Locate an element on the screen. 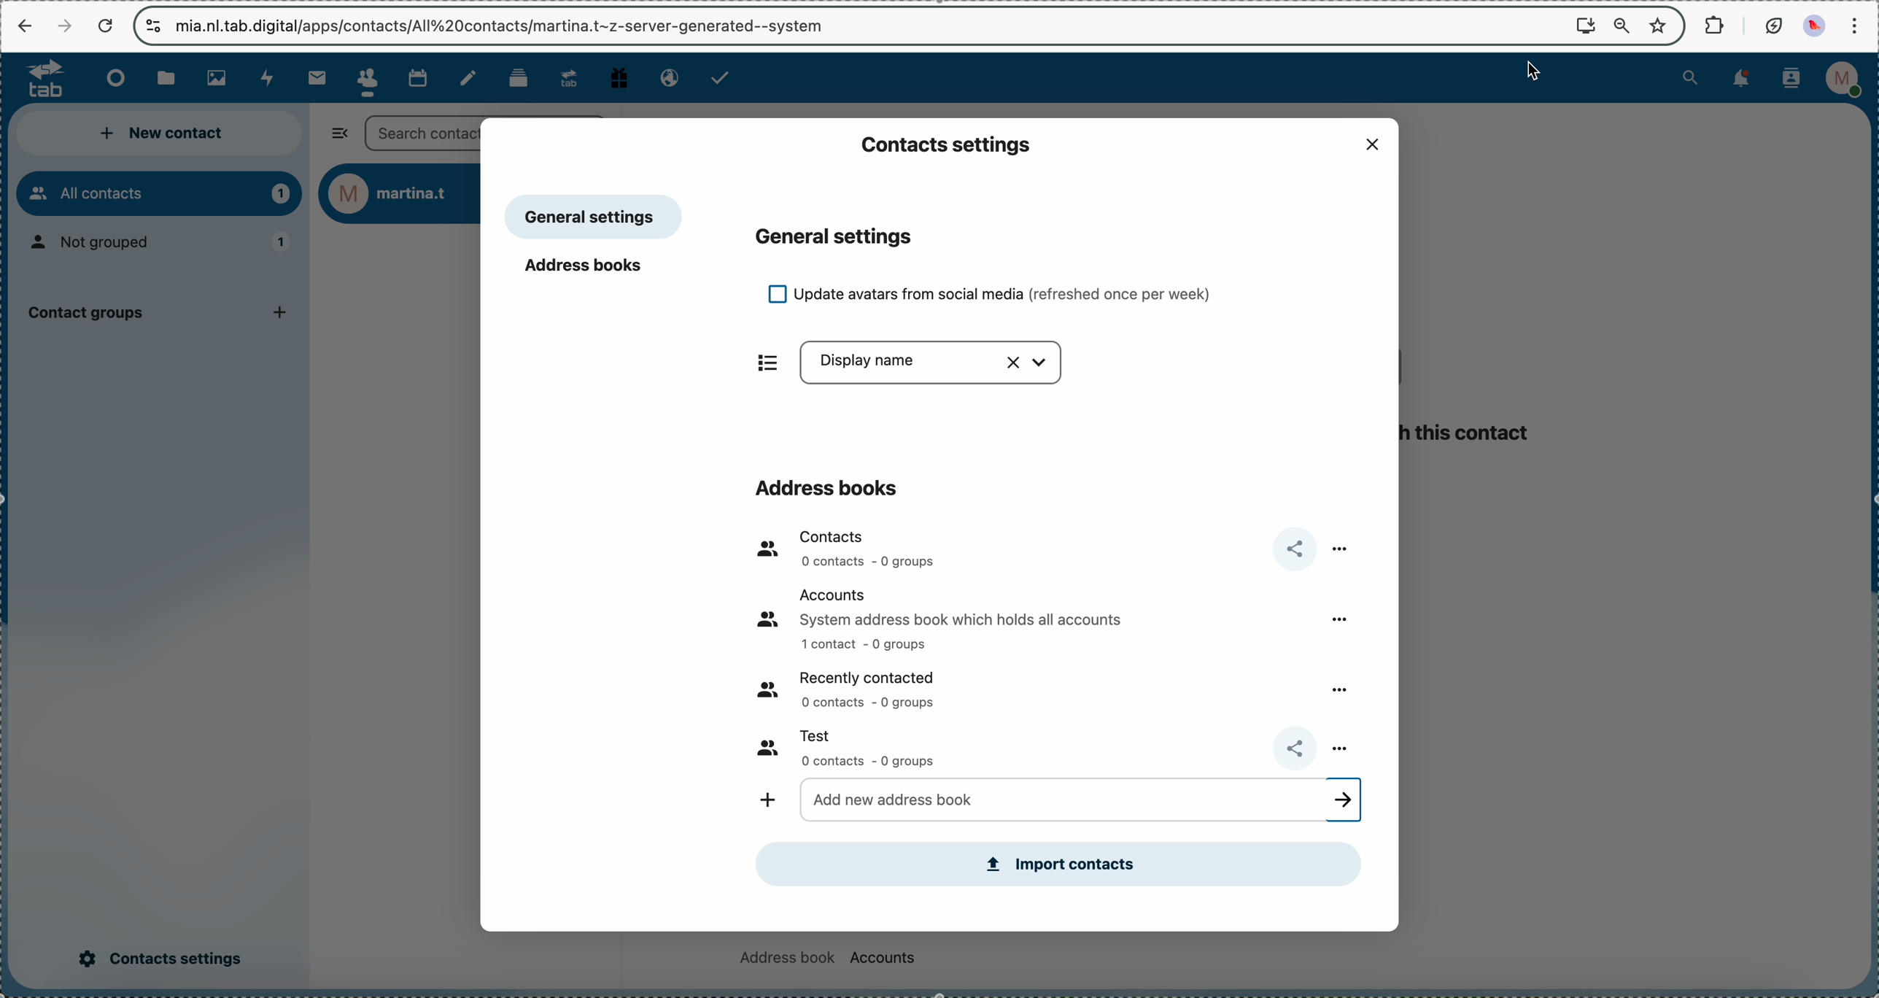  mail is located at coordinates (316, 78).